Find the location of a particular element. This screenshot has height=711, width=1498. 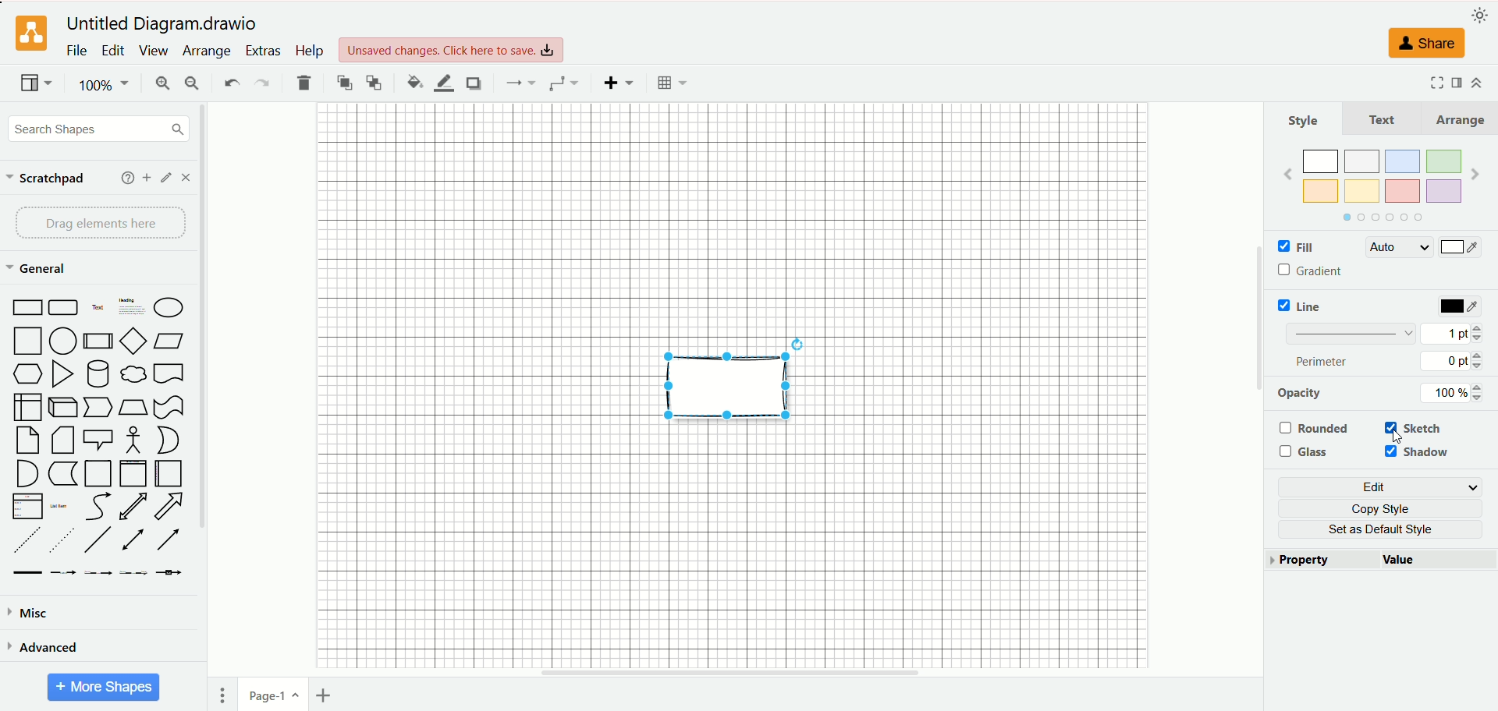

pattern is located at coordinates (1351, 332).